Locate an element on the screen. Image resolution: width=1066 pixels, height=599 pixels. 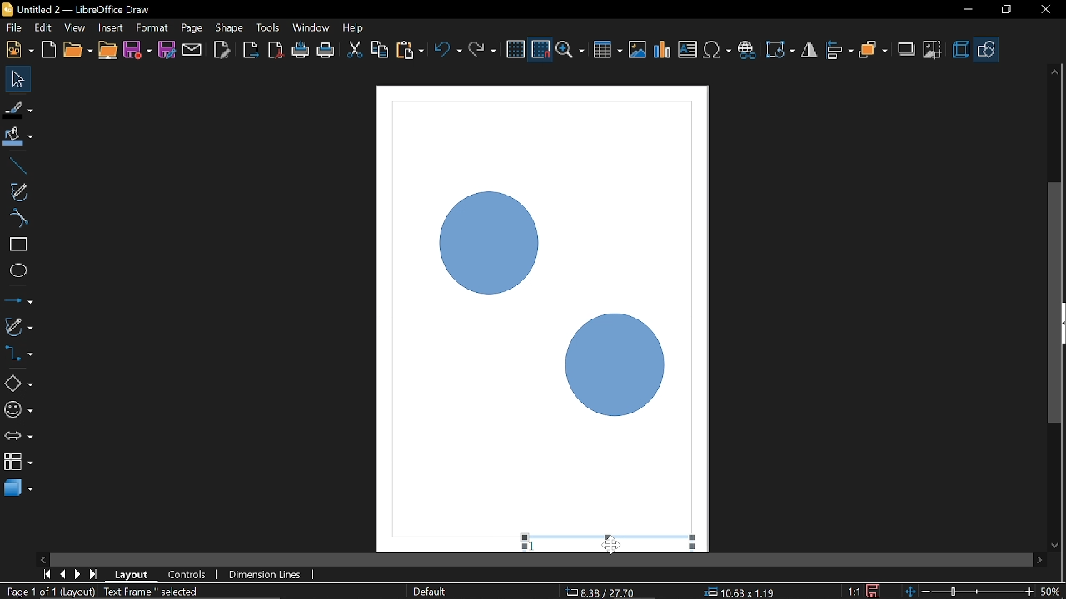
Image is located at coordinates (637, 49).